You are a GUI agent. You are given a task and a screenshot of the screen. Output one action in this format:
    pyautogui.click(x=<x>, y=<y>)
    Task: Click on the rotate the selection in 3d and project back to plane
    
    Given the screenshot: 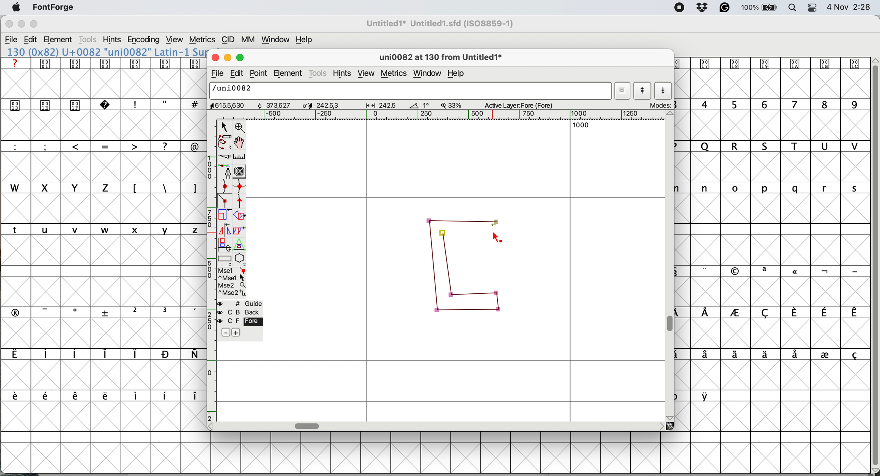 What is the action you would take?
    pyautogui.click(x=224, y=244)
    